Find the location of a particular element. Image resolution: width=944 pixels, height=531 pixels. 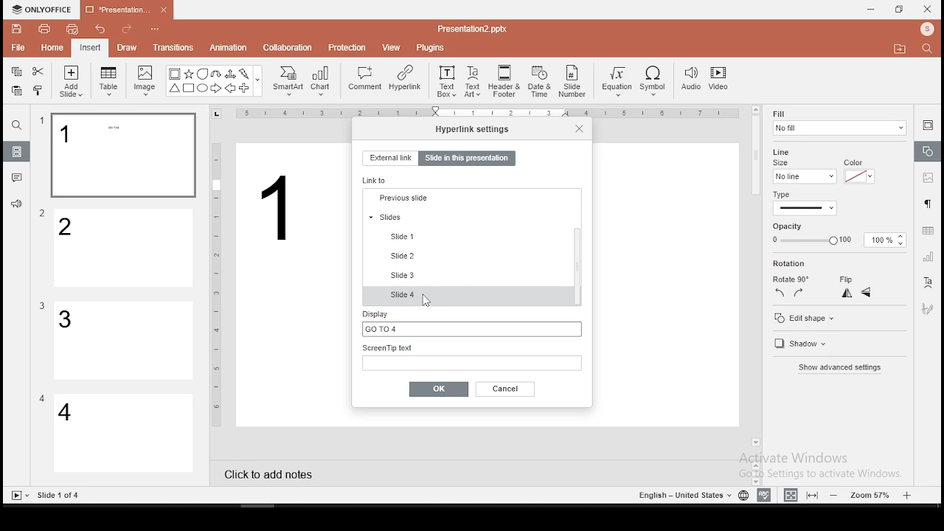

Flash is located at coordinates (246, 74).